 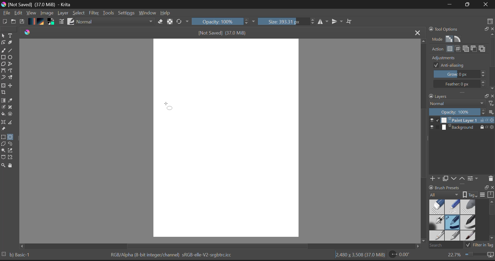 I want to click on Assistant Tool, so click(x=4, y=121).